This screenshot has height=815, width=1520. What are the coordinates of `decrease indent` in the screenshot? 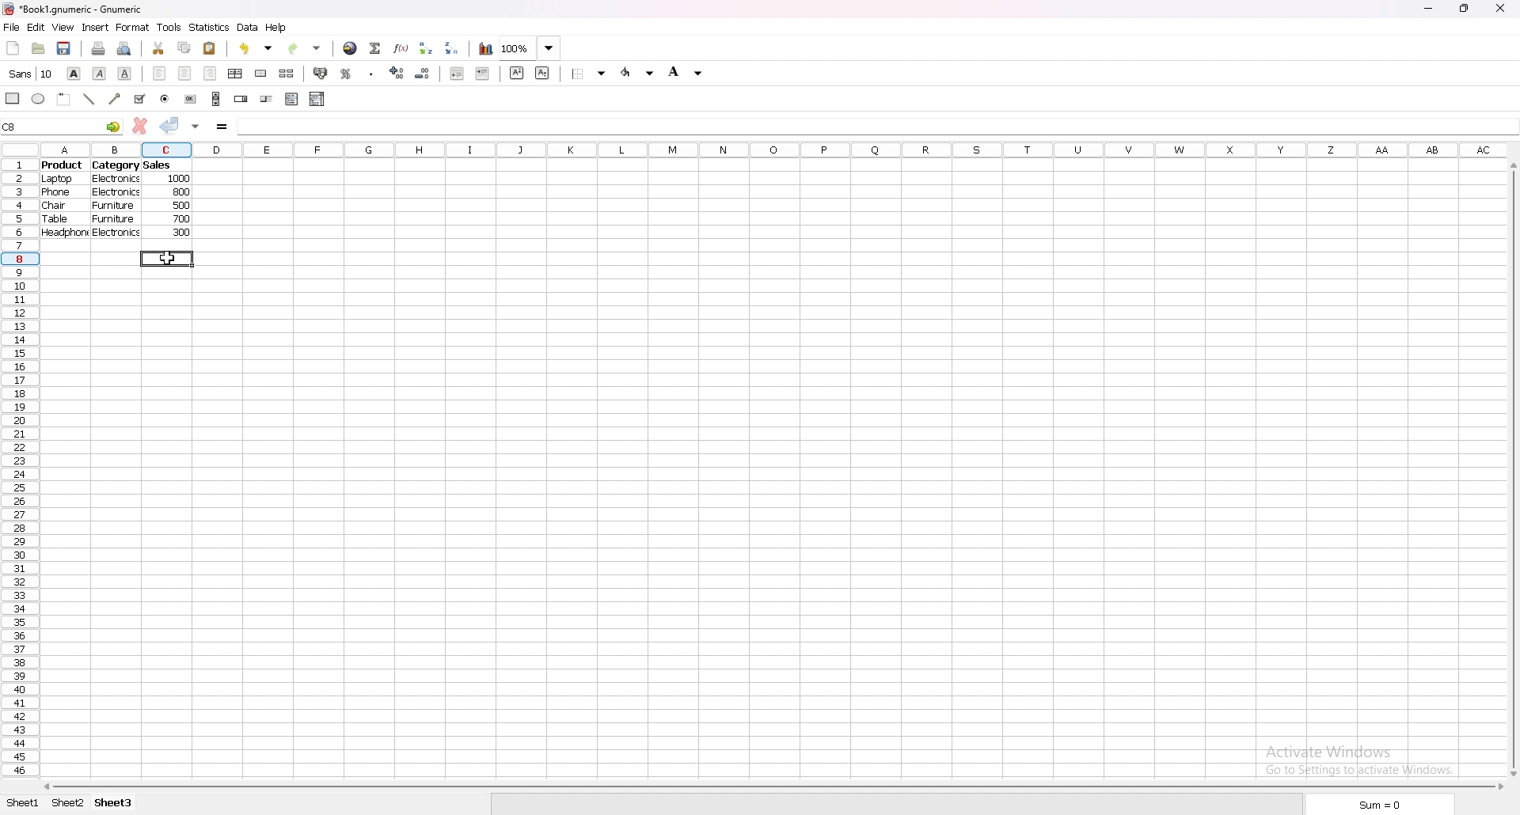 It's located at (457, 74).